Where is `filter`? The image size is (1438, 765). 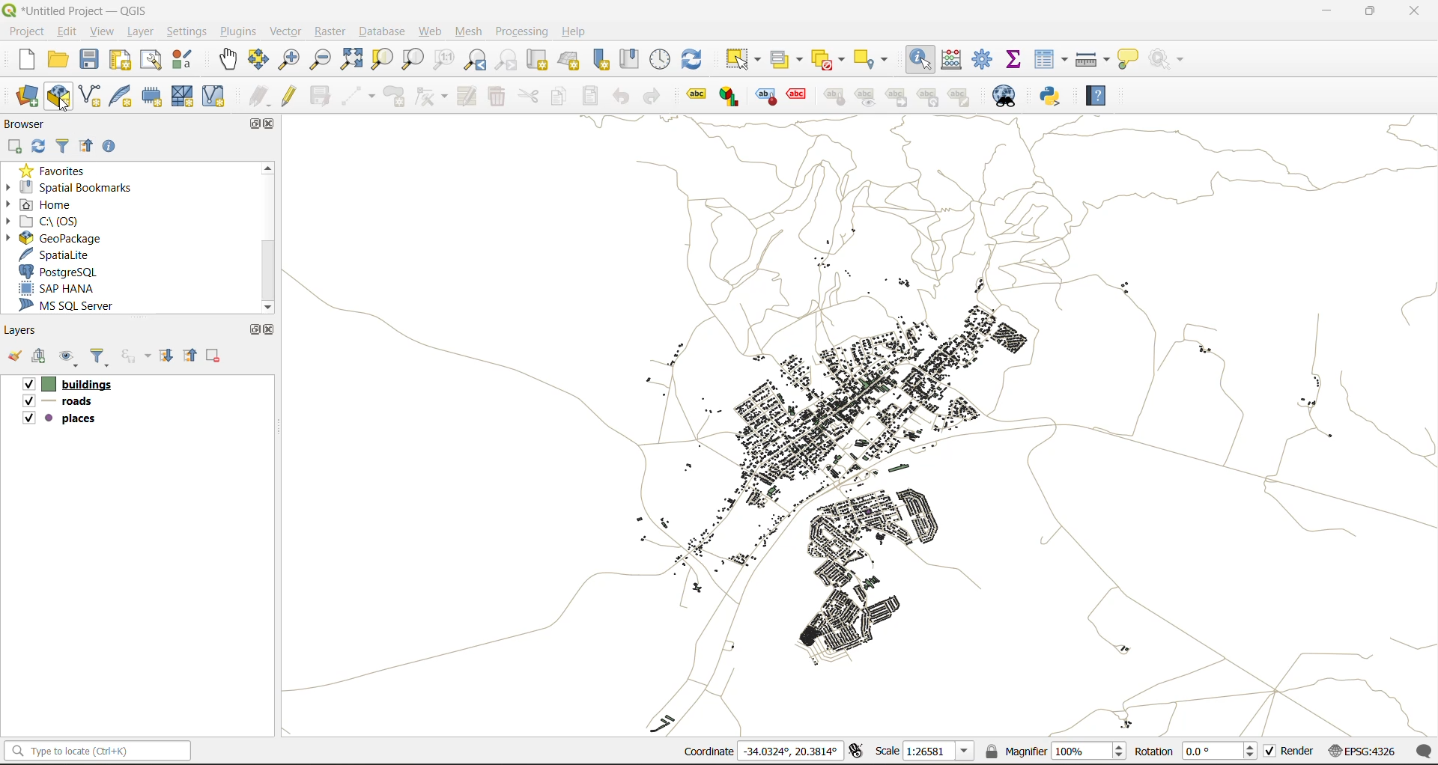 filter is located at coordinates (63, 147).